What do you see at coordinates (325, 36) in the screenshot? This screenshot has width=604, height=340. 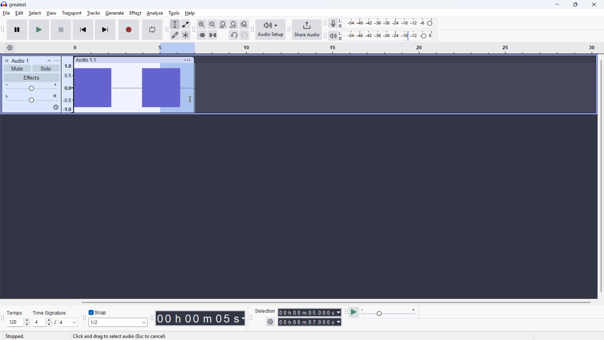 I see `Playback metre toolbar ` at bounding box center [325, 36].